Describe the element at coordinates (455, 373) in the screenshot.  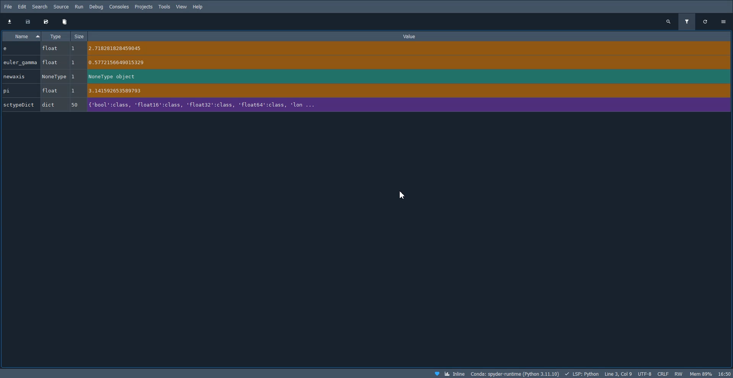
I see `Inline` at that location.